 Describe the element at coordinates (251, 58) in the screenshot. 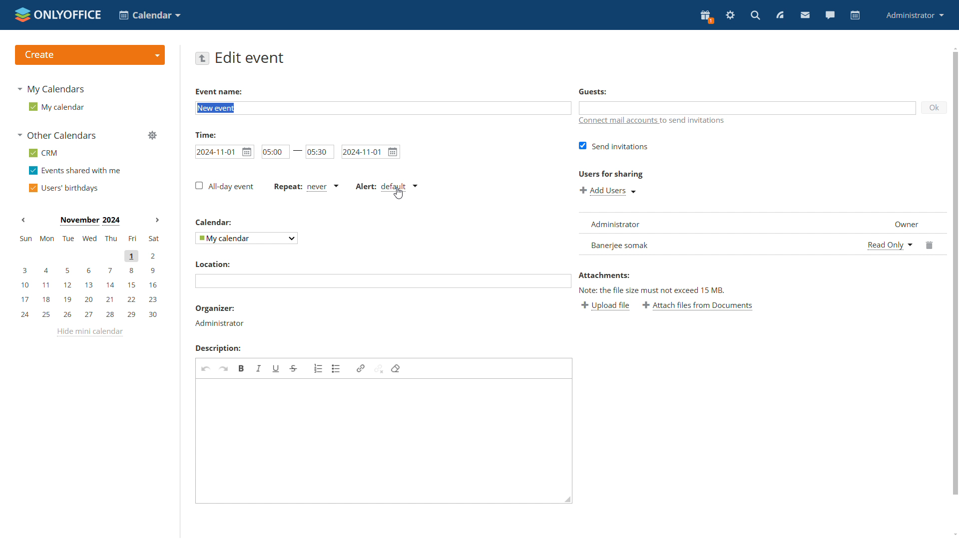

I see `edit event` at that location.